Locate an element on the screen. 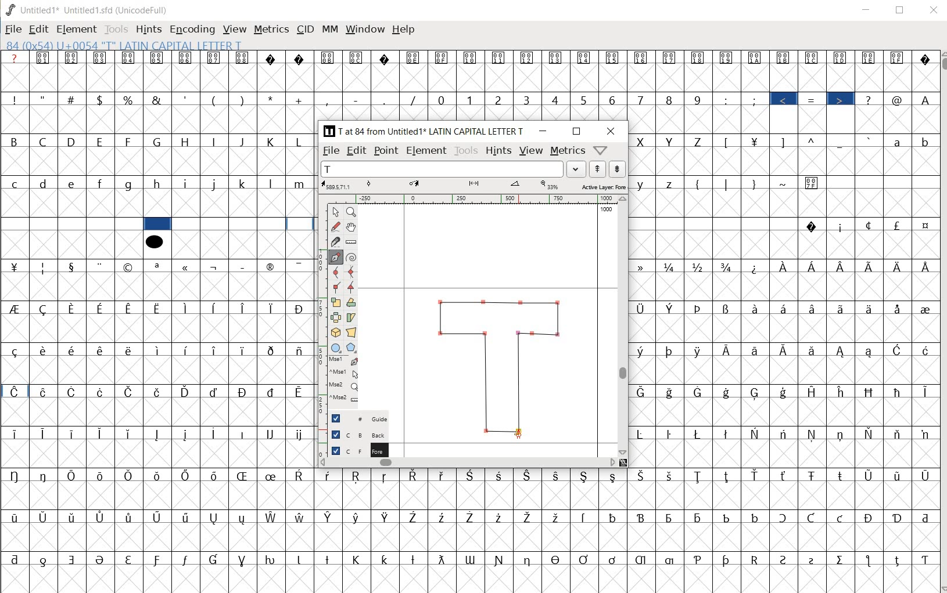  Symbol is located at coordinates (302, 59).